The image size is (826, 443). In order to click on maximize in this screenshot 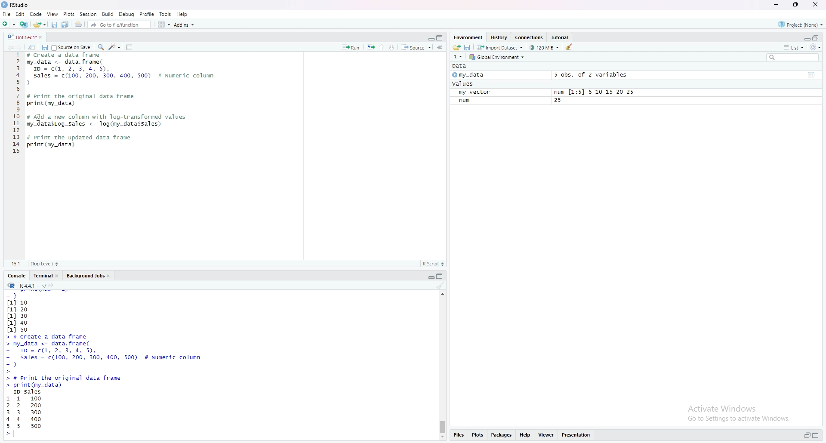, I will do `click(818, 434)`.